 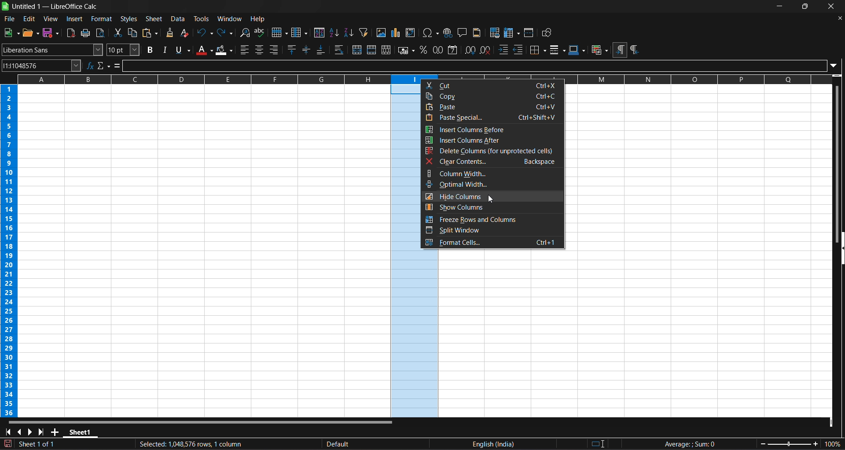 I want to click on input line, so click(x=480, y=65).